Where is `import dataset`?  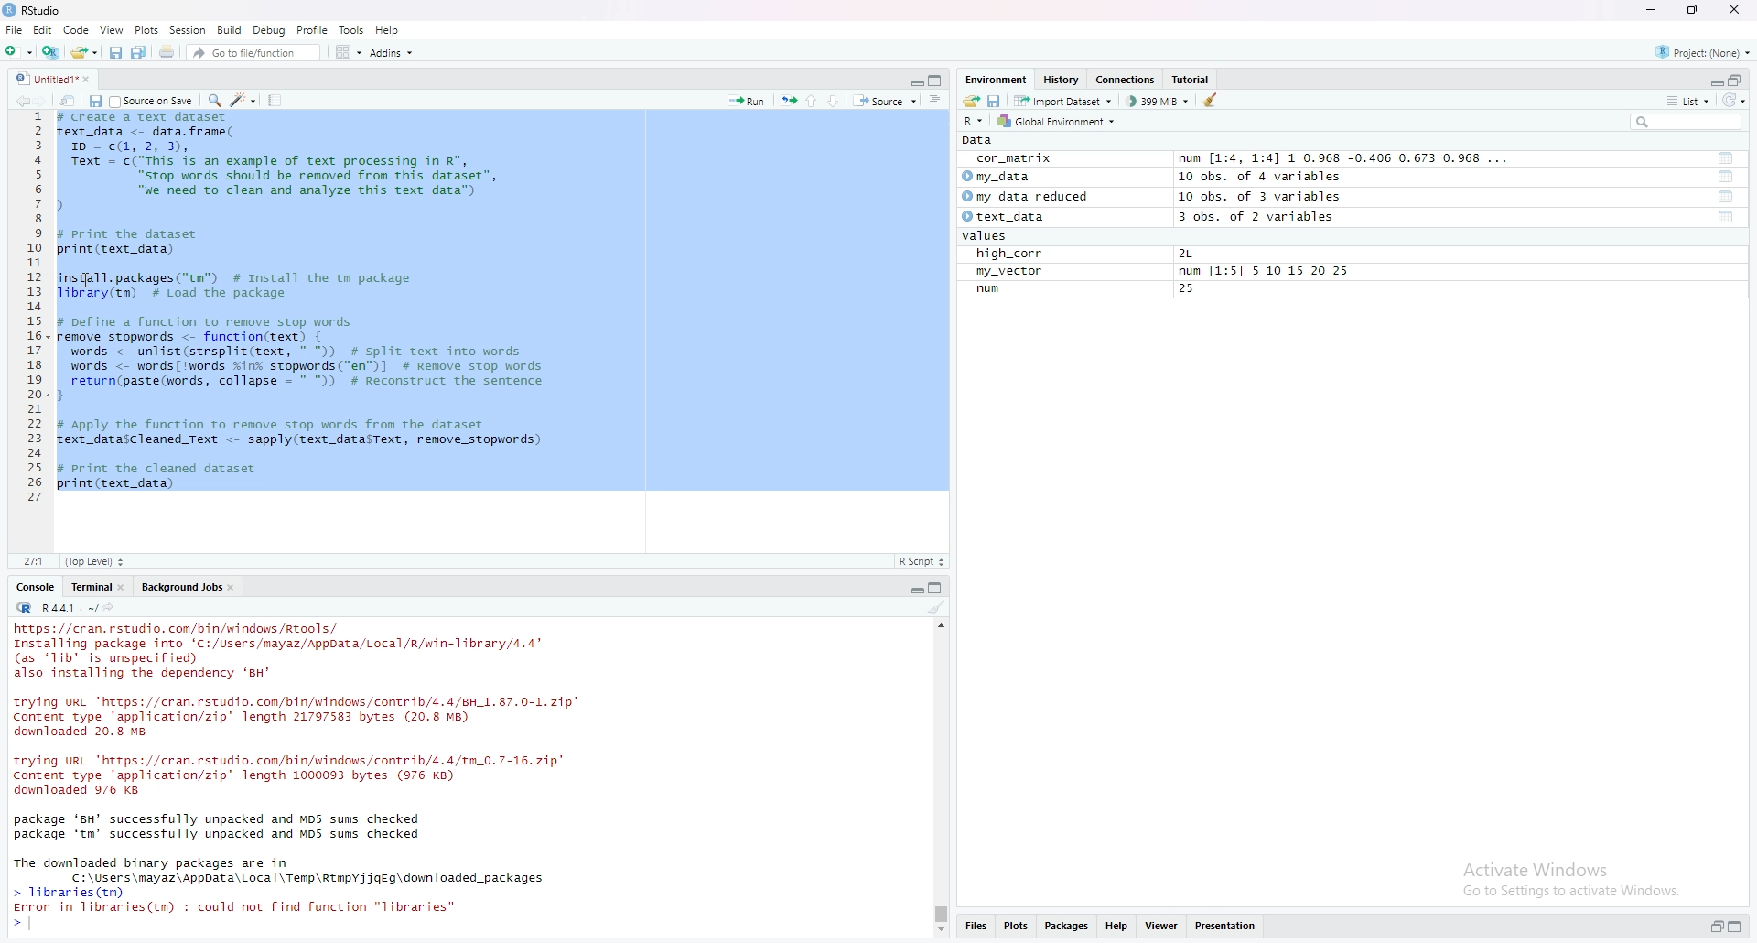
import dataset is located at coordinates (1064, 102).